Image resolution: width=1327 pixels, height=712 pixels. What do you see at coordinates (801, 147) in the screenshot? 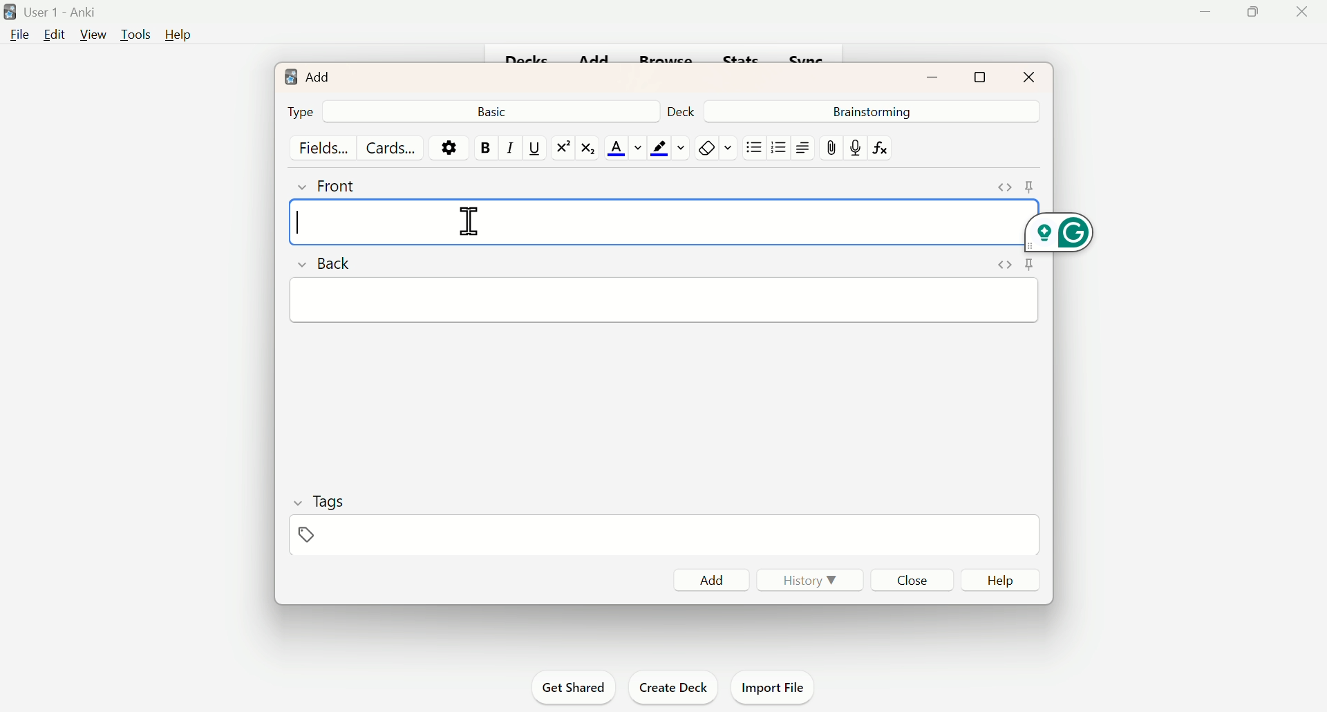
I see `Text Alignment` at bounding box center [801, 147].